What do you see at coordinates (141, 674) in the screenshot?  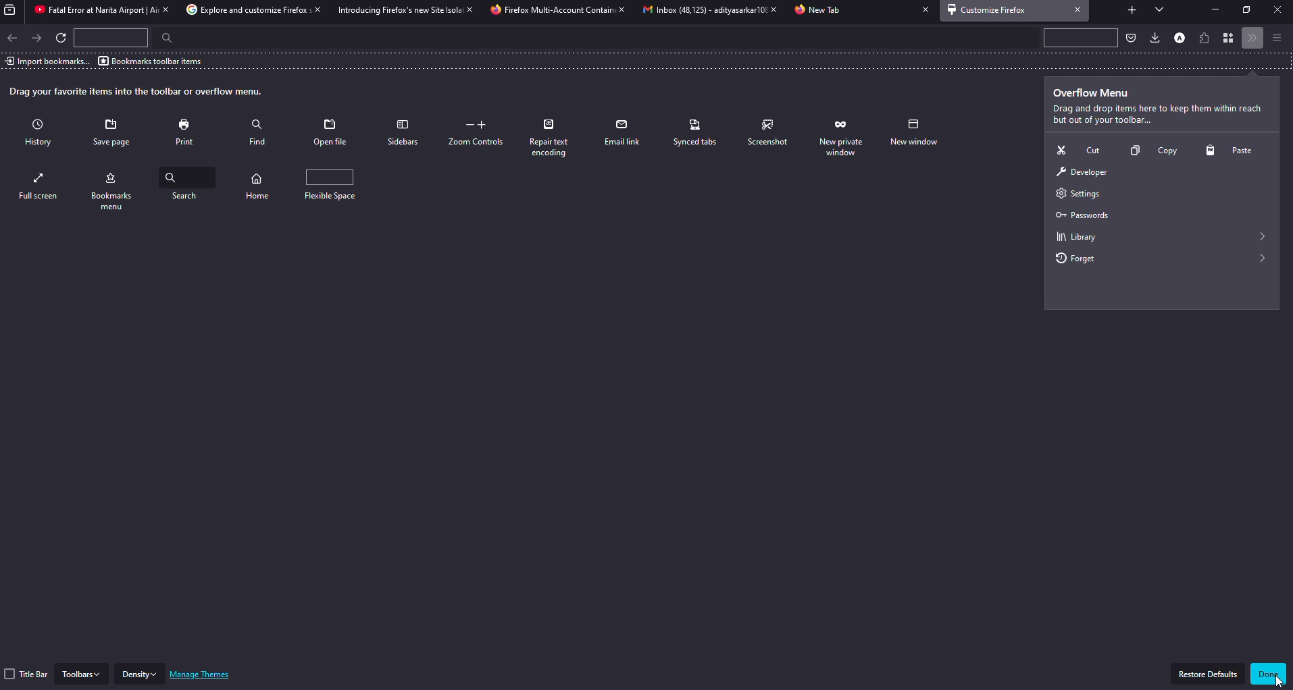 I see `density` at bounding box center [141, 674].